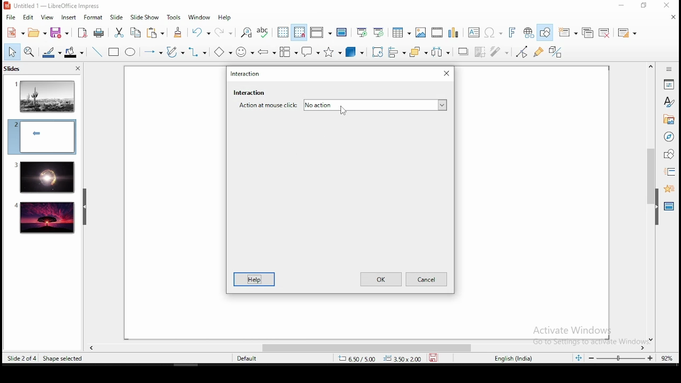 The width and height of the screenshot is (681, 383). Describe the element at coordinates (668, 138) in the screenshot. I see `navigator` at that location.